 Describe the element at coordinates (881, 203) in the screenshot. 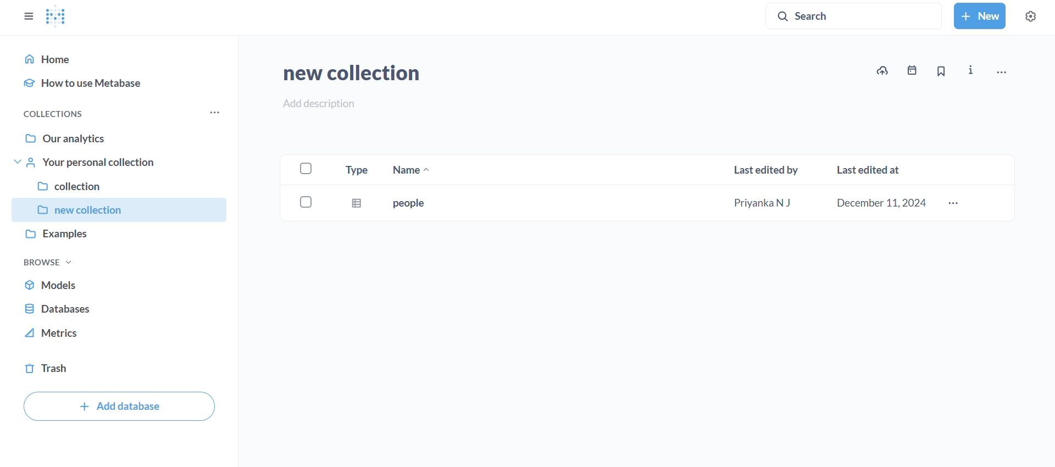

I see `december 11, 2024` at that location.